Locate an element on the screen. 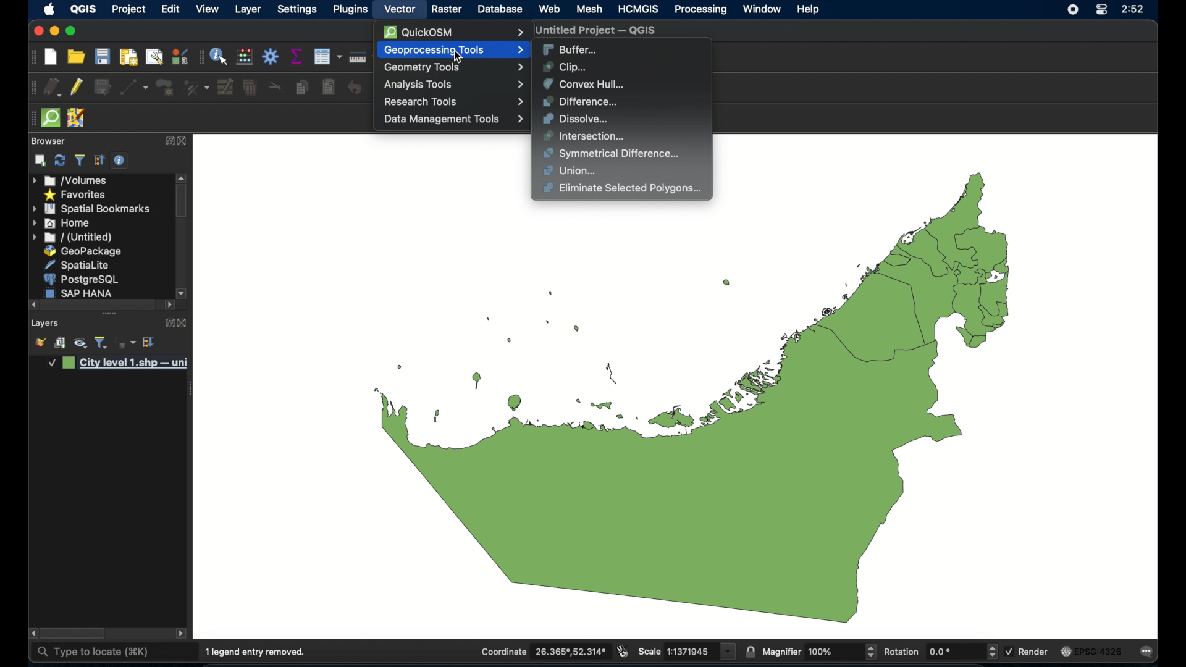 This screenshot has height=667, width=1186. expand is located at coordinates (166, 322).